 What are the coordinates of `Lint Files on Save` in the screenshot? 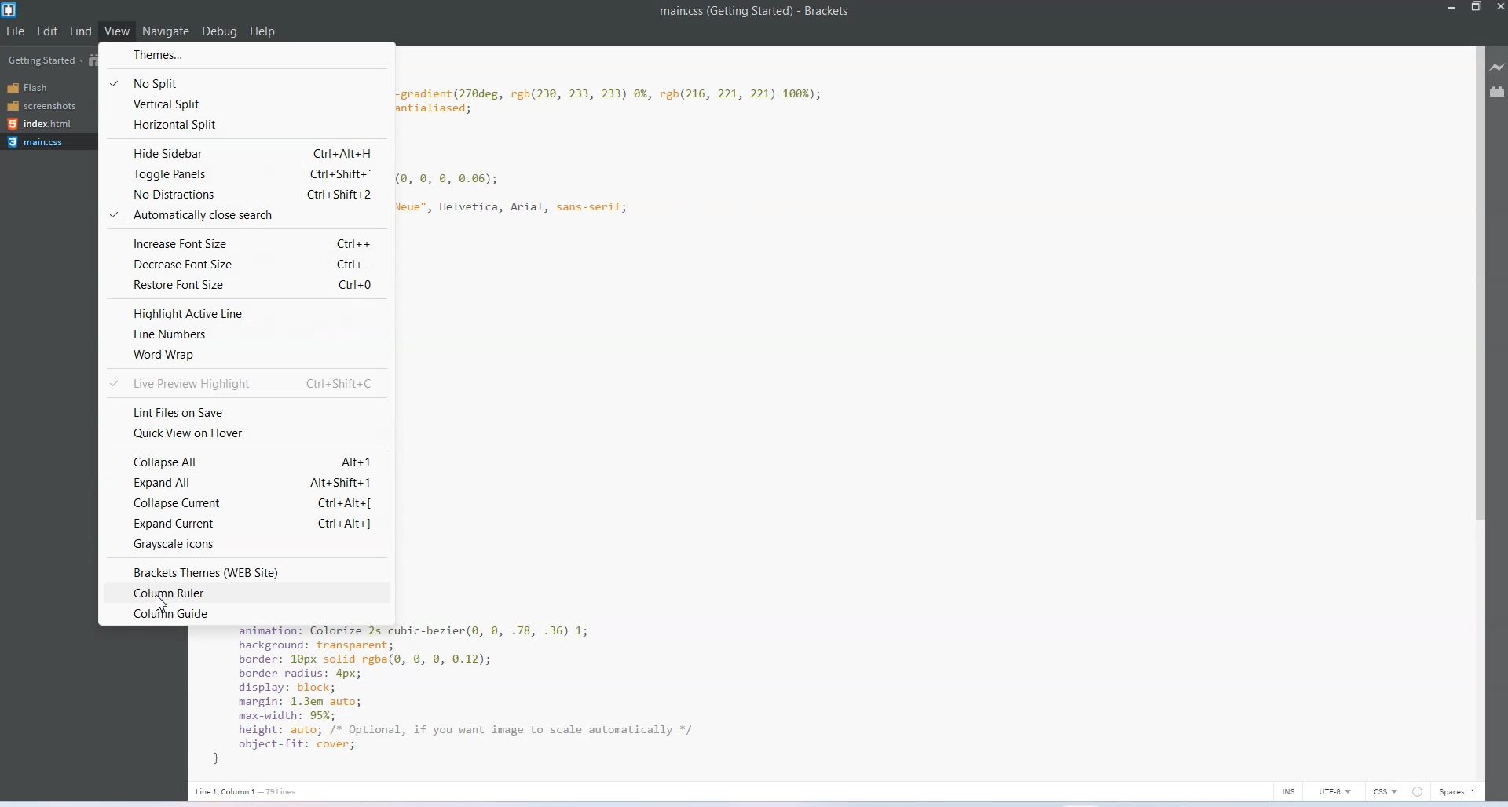 It's located at (247, 410).